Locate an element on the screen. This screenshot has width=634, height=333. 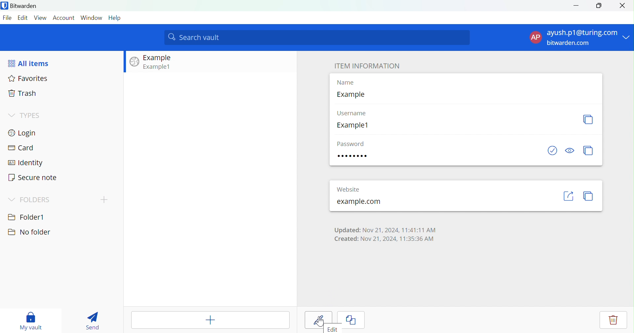
Example1 is located at coordinates (158, 66).